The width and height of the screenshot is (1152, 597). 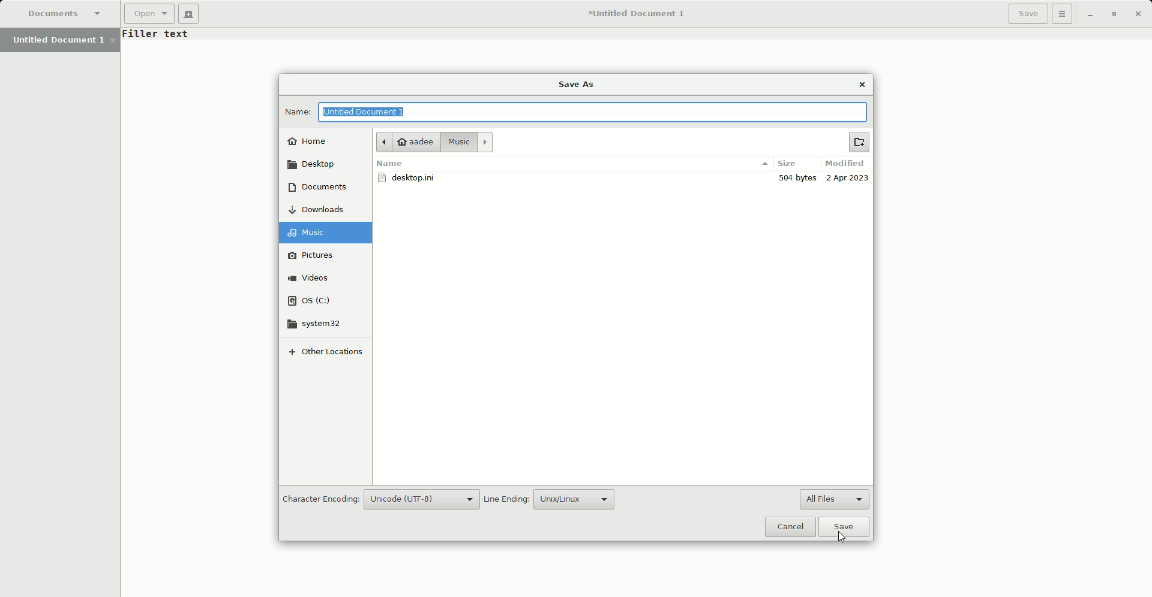 What do you see at coordinates (632, 14) in the screenshot?
I see `Untitled Document 1` at bounding box center [632, 14].